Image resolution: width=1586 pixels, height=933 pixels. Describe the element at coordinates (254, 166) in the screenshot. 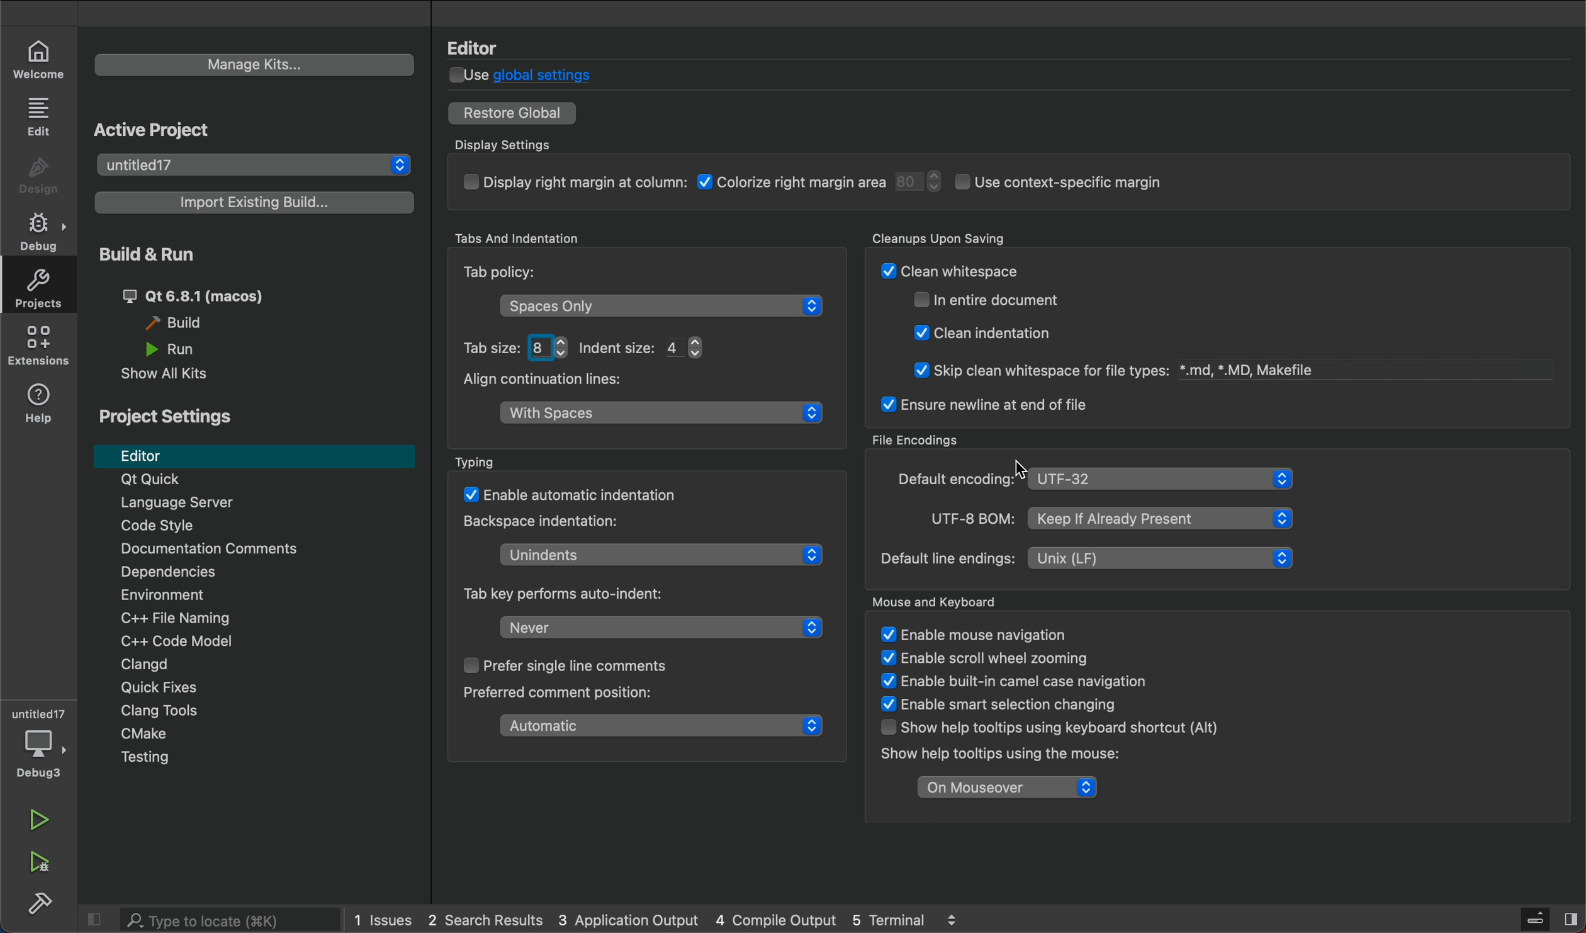

I see `projects` at that location.